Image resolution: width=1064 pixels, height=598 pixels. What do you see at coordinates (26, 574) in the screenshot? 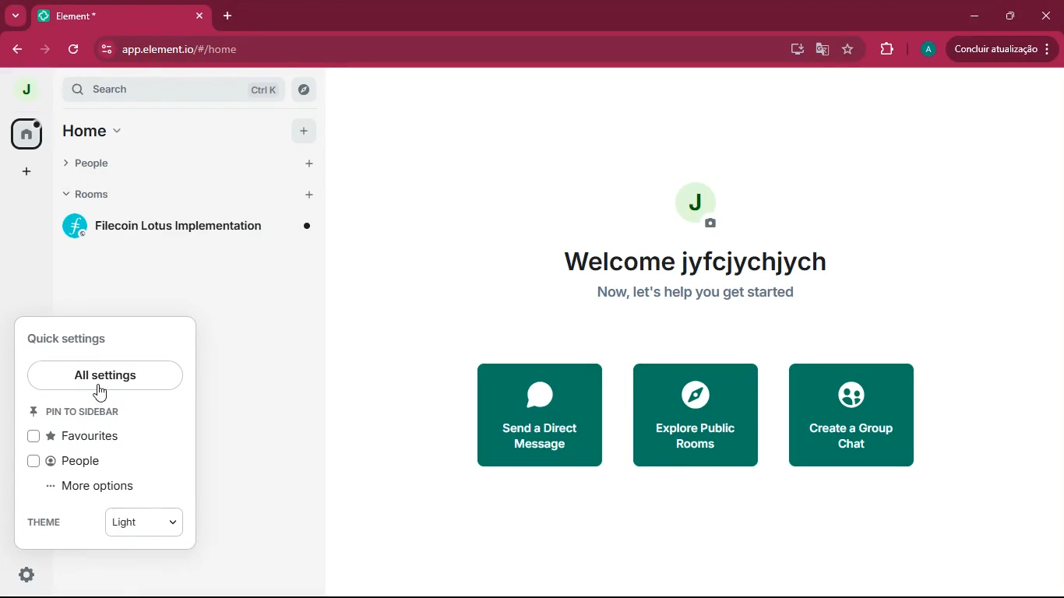
I see `settings` at bounding box center [26, 574].